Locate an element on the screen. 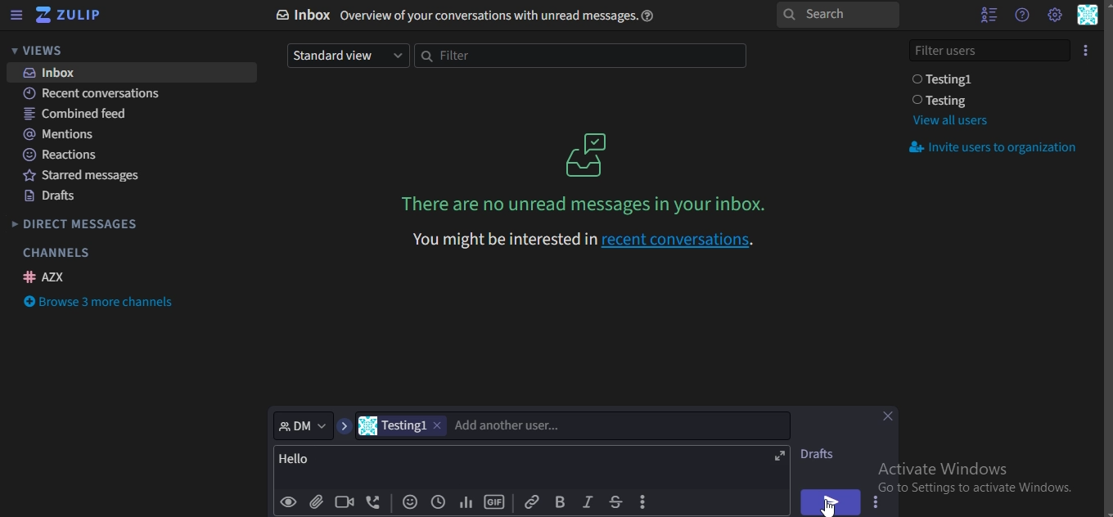 This screenshot has width=1113, height=517. close is located at coordinates (891, 418).